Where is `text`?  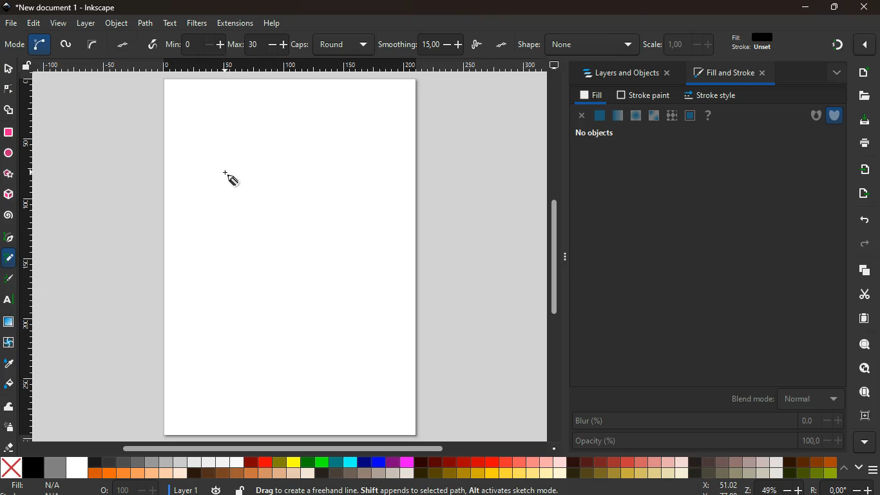 text is located at coordinates (171, 23).